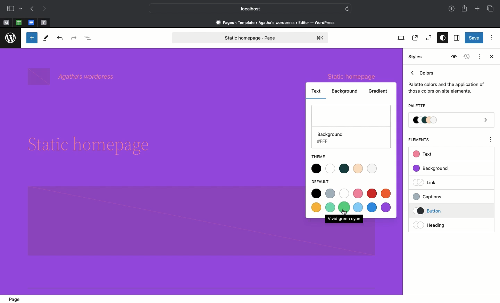 The width and height of the screenshot is (500, 303). I want to click on Theme color, so click(344, 169).